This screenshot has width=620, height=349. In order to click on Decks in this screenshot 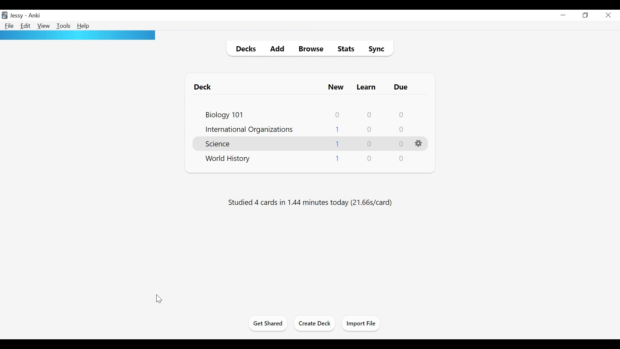, I will do `click(245, 48)`.